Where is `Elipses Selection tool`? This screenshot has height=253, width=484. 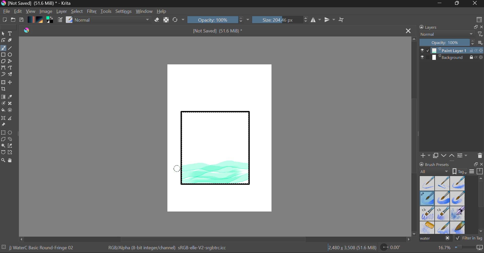
Elipses Selection tool is located at coordinates (11, 133).